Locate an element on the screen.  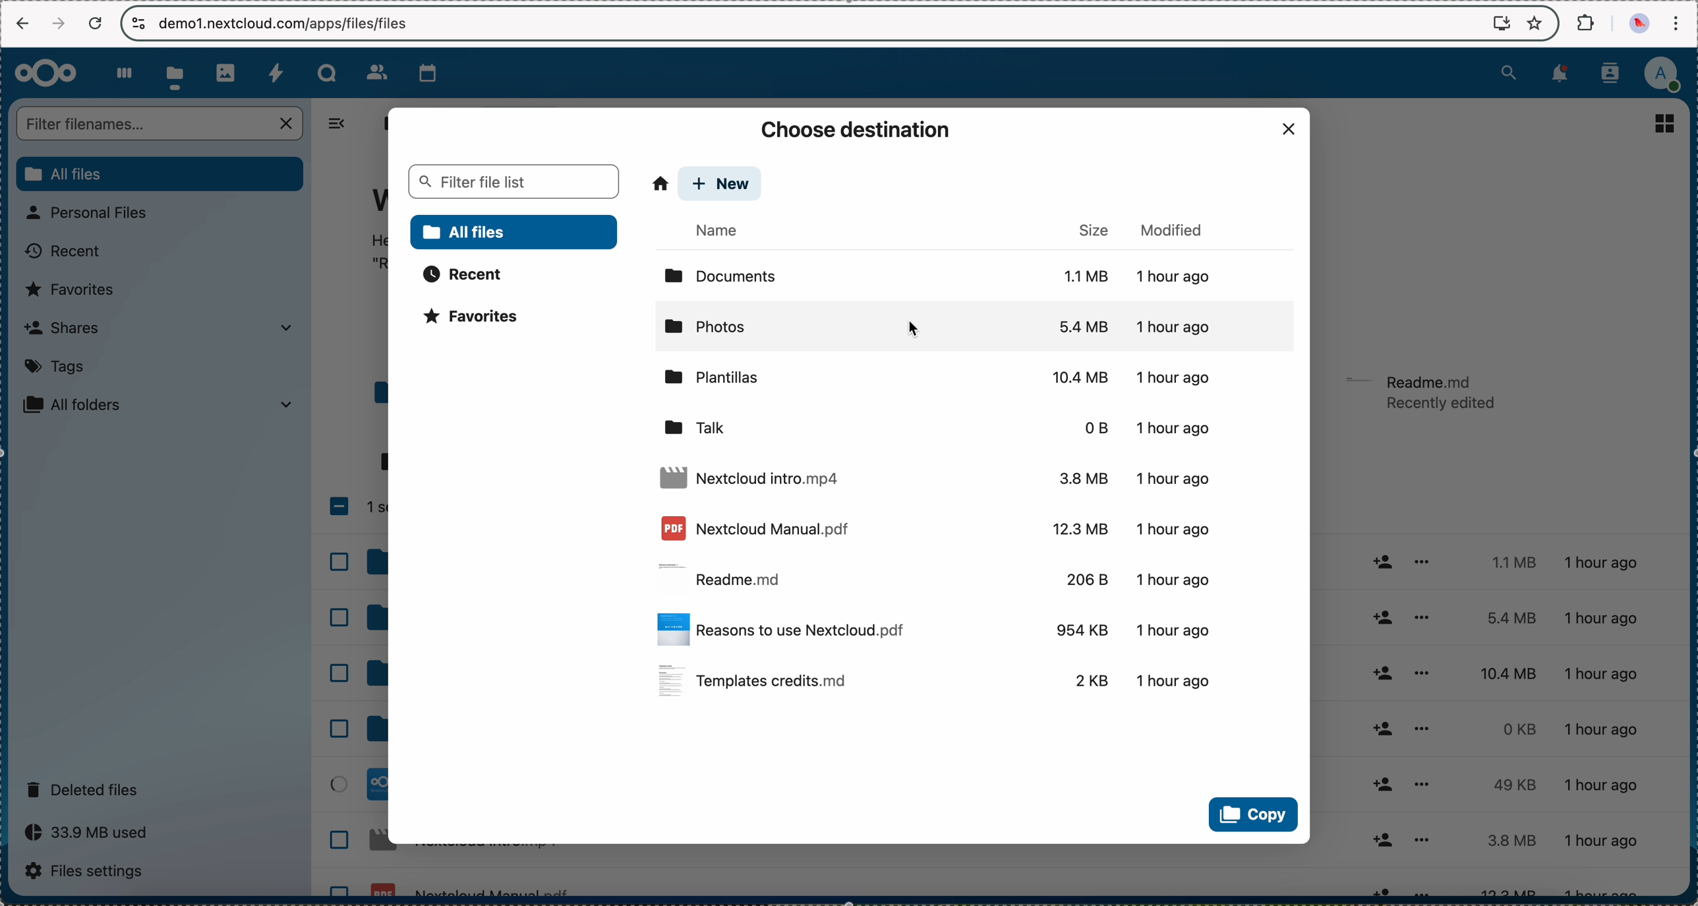
install Nextcloud is located at coordinates (1502, 24).